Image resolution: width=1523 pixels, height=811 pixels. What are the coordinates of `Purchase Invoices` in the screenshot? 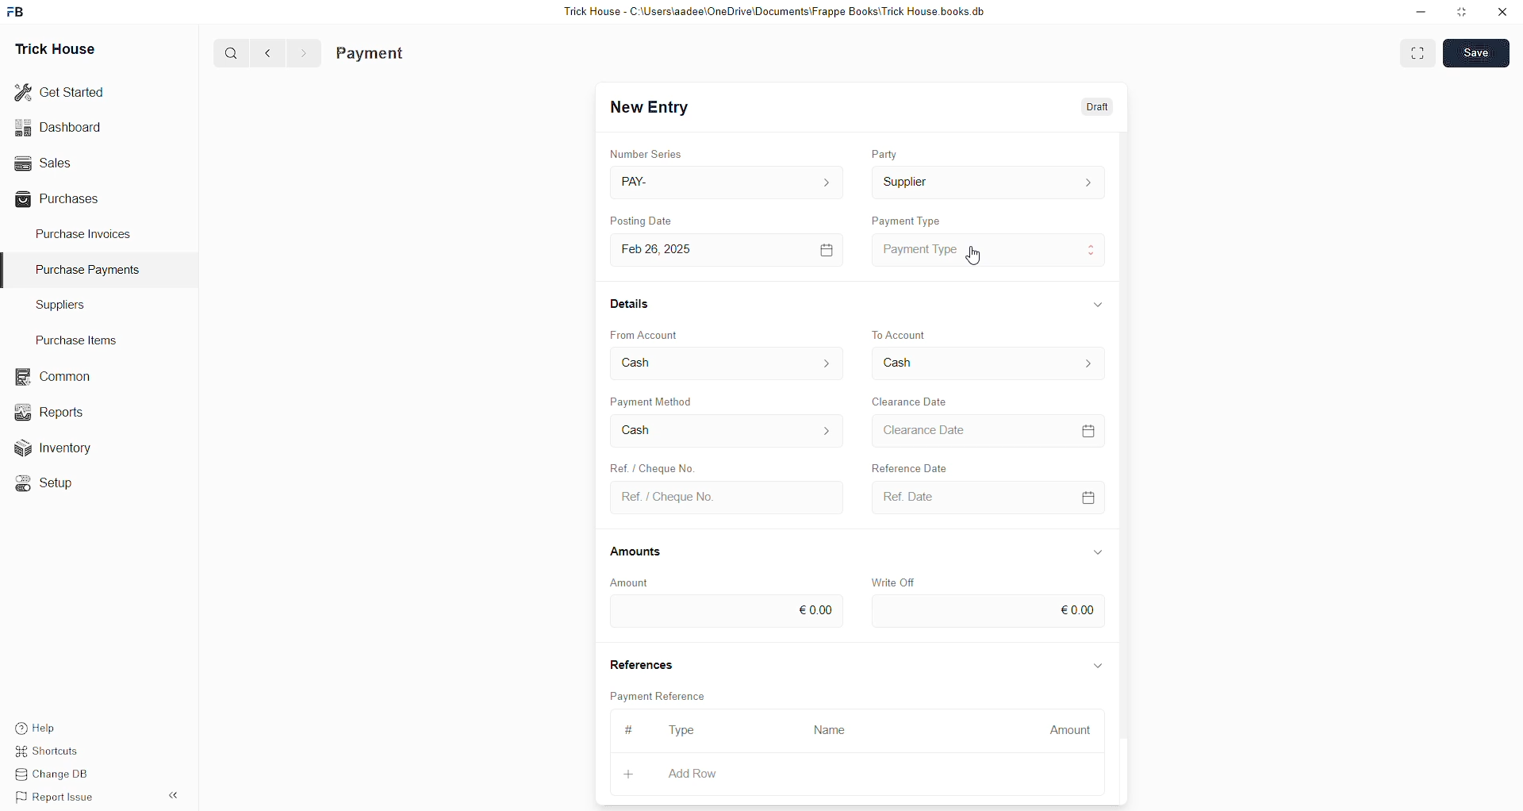 It's located at (82, 236).